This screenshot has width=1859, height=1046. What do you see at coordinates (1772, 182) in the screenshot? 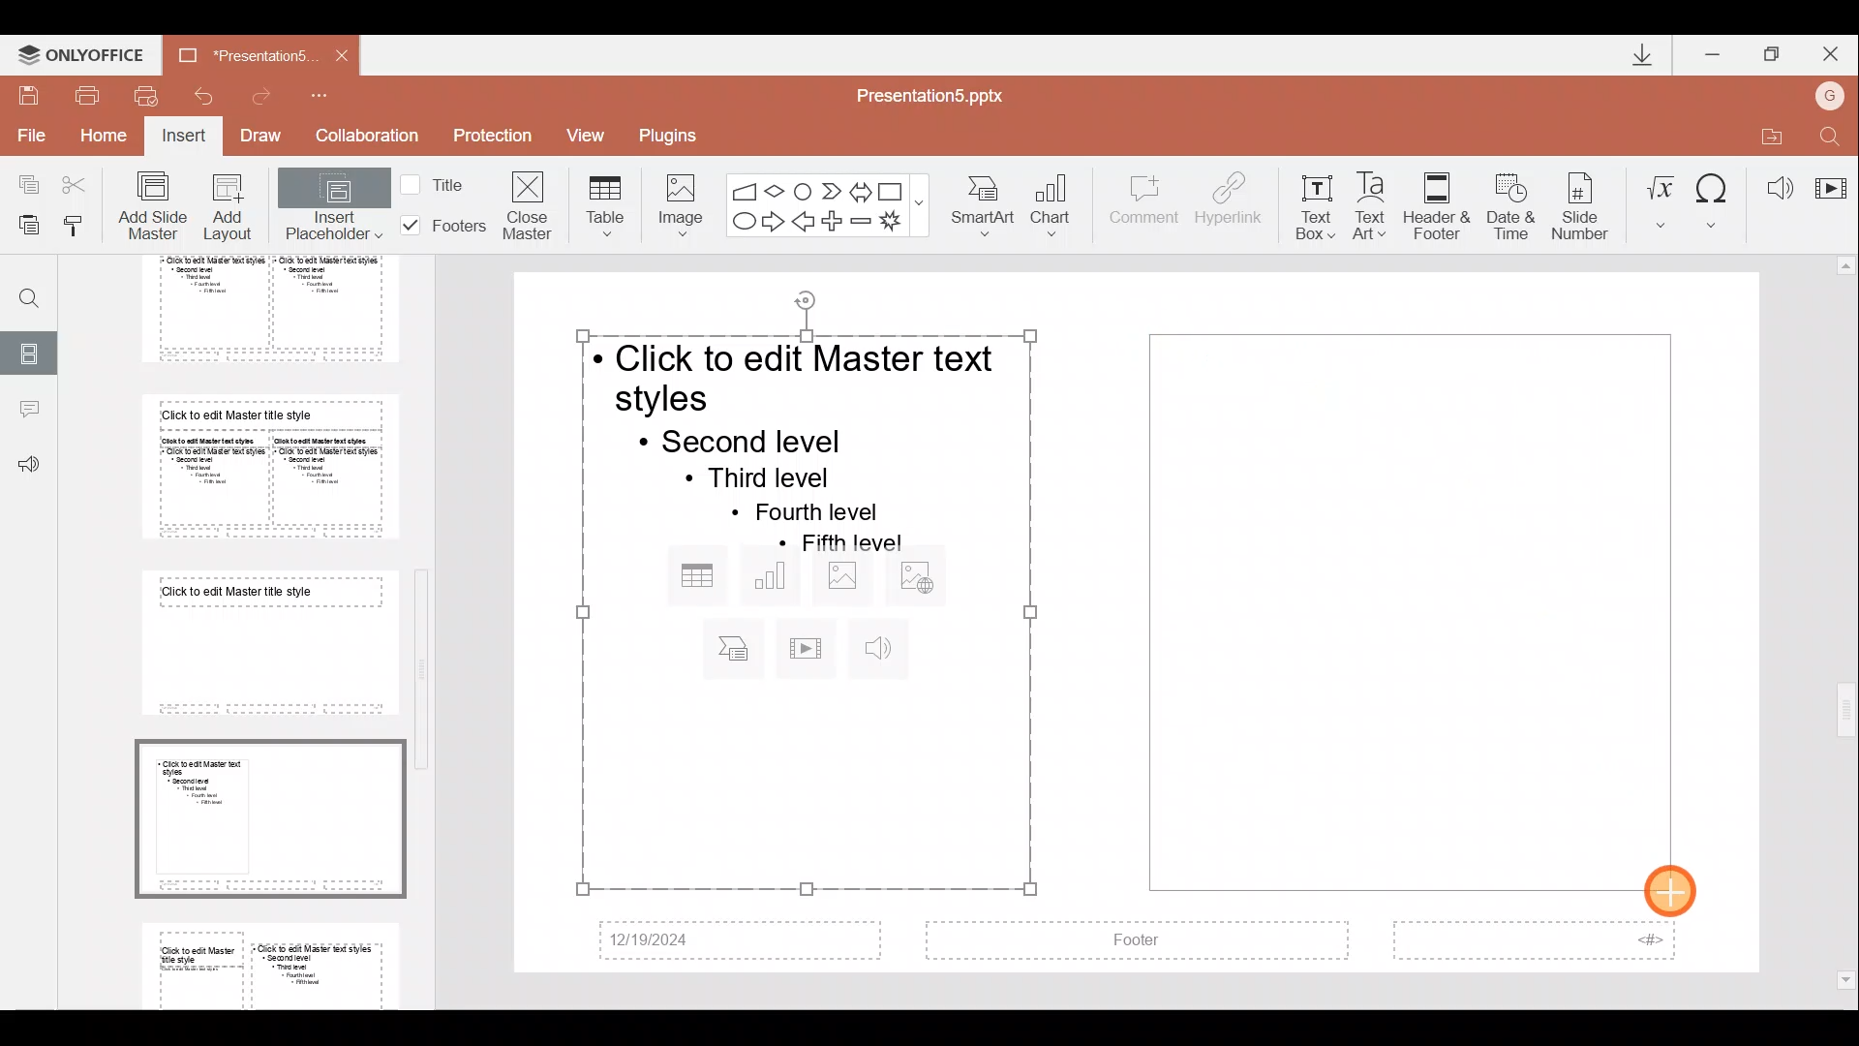
I see `Audio` at bounding box center [1772, 182].